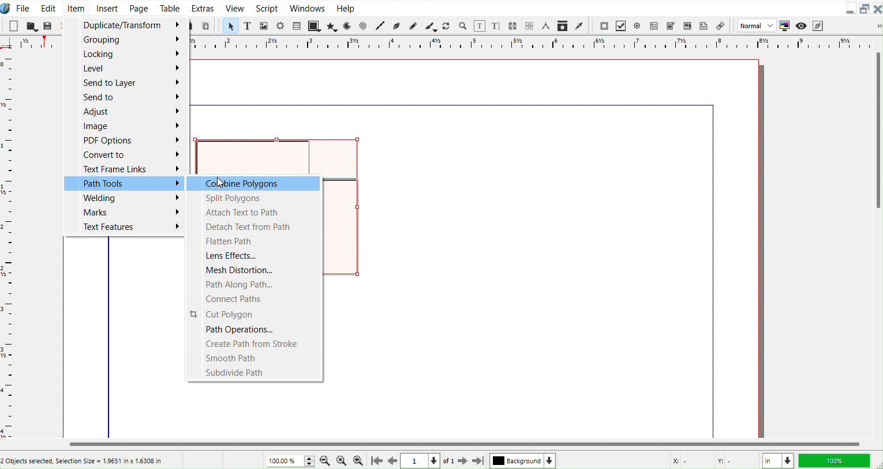 Image resolution: width=883 pixels, height=469 pixels. What do you see at coordinates (464, 462) in the screenshot?
I see `Go to next page` at bounding box center [464, 462].